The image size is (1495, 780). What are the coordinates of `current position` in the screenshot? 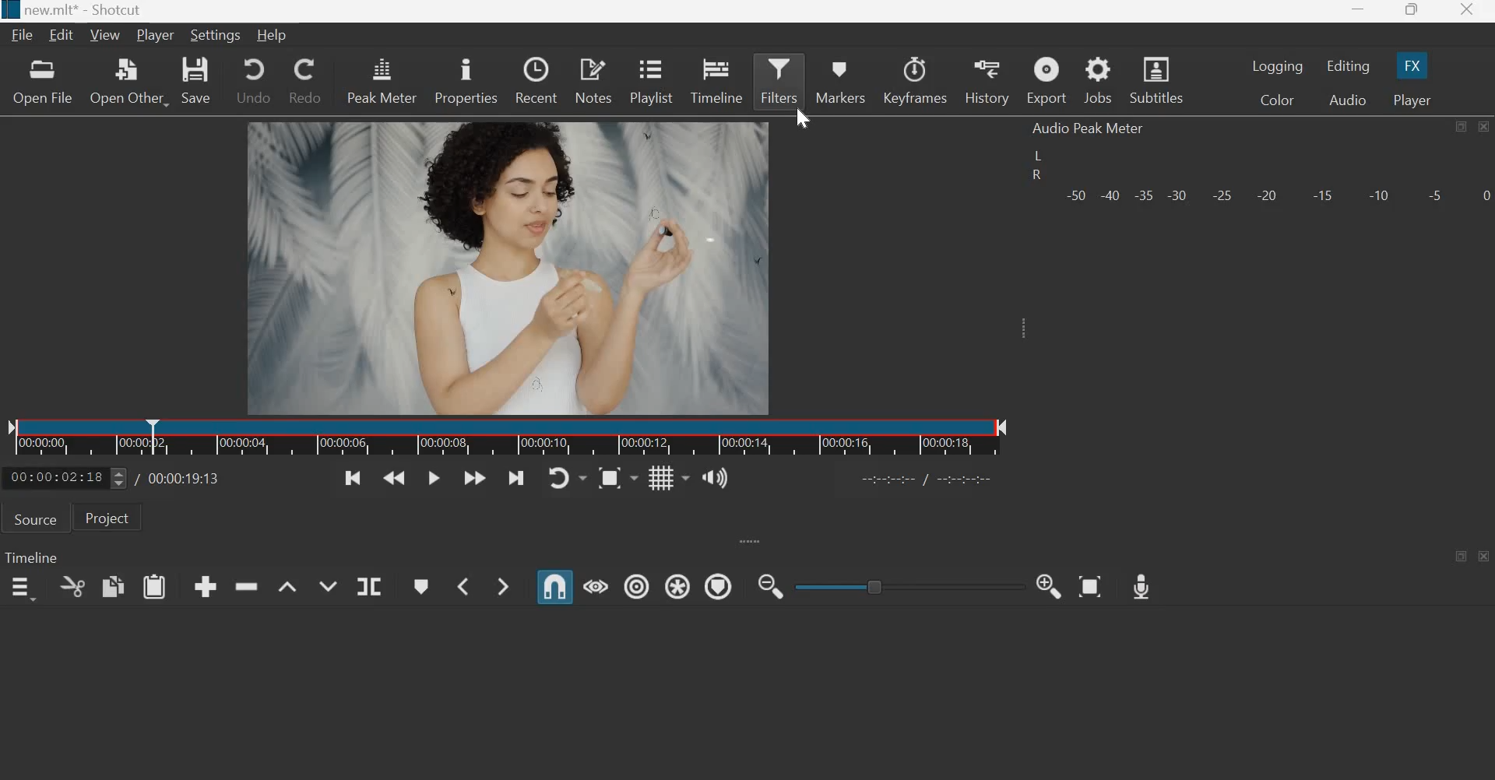 It's located at (68, 479).